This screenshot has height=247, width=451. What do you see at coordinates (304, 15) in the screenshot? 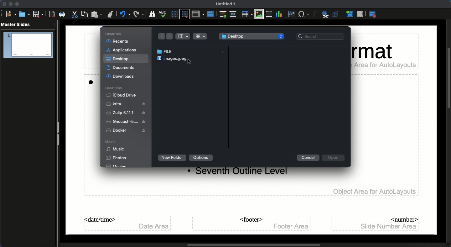
I see `Characters` at bounding box center [304, 15].